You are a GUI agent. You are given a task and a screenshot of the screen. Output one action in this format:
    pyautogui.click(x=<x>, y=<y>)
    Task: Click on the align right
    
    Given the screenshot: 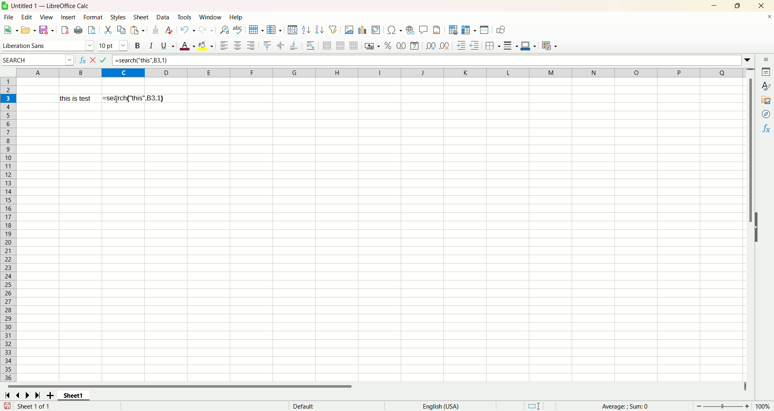 What is the action you would take?
    pyautogui.click(x=251, y=46)
    